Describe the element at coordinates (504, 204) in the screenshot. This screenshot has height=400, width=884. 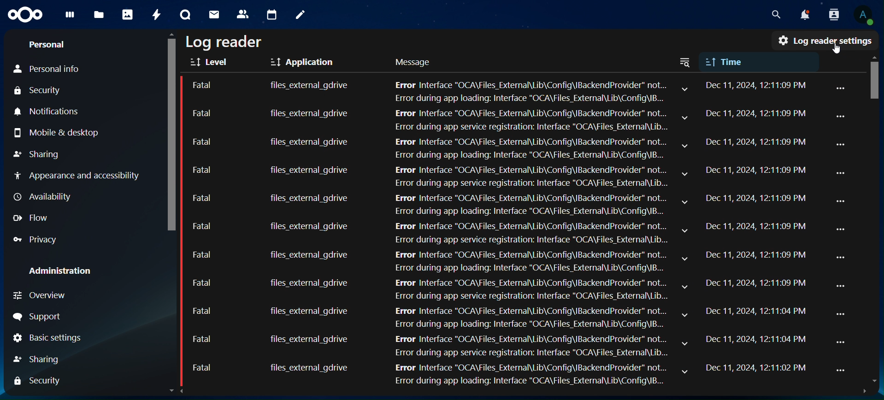
I see `information about log level, application, it's message and time details` at that location.